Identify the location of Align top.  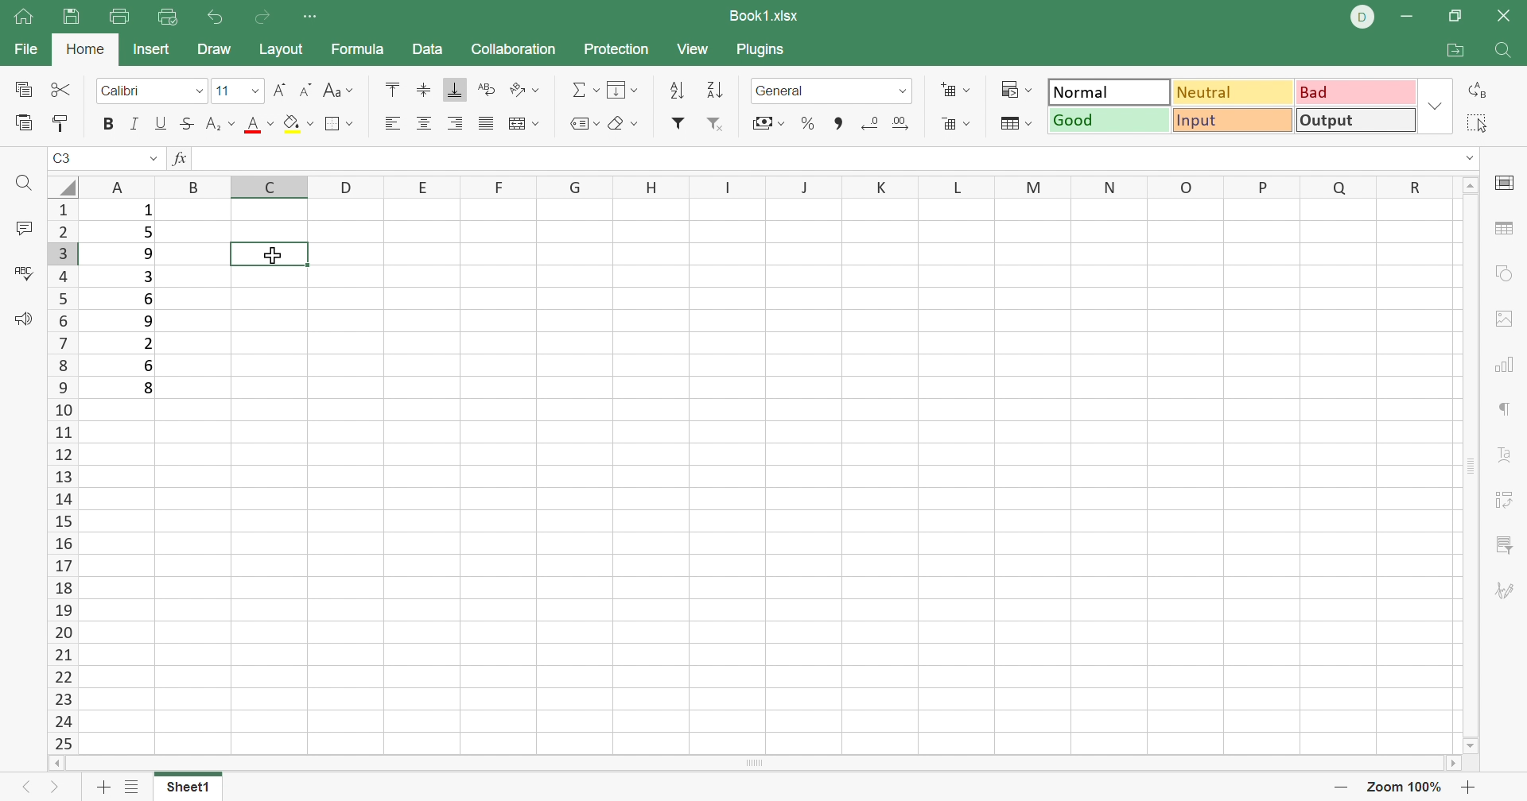
(258, 126).